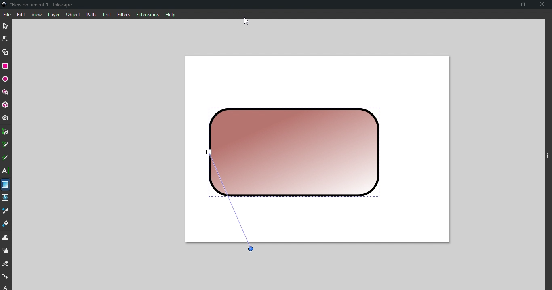 The image size is (552, 290). What do you see at coordinates (234, 205) in the screenshot?
I see `arranging the direction of color gradient ` at bounding box center [234, 205].